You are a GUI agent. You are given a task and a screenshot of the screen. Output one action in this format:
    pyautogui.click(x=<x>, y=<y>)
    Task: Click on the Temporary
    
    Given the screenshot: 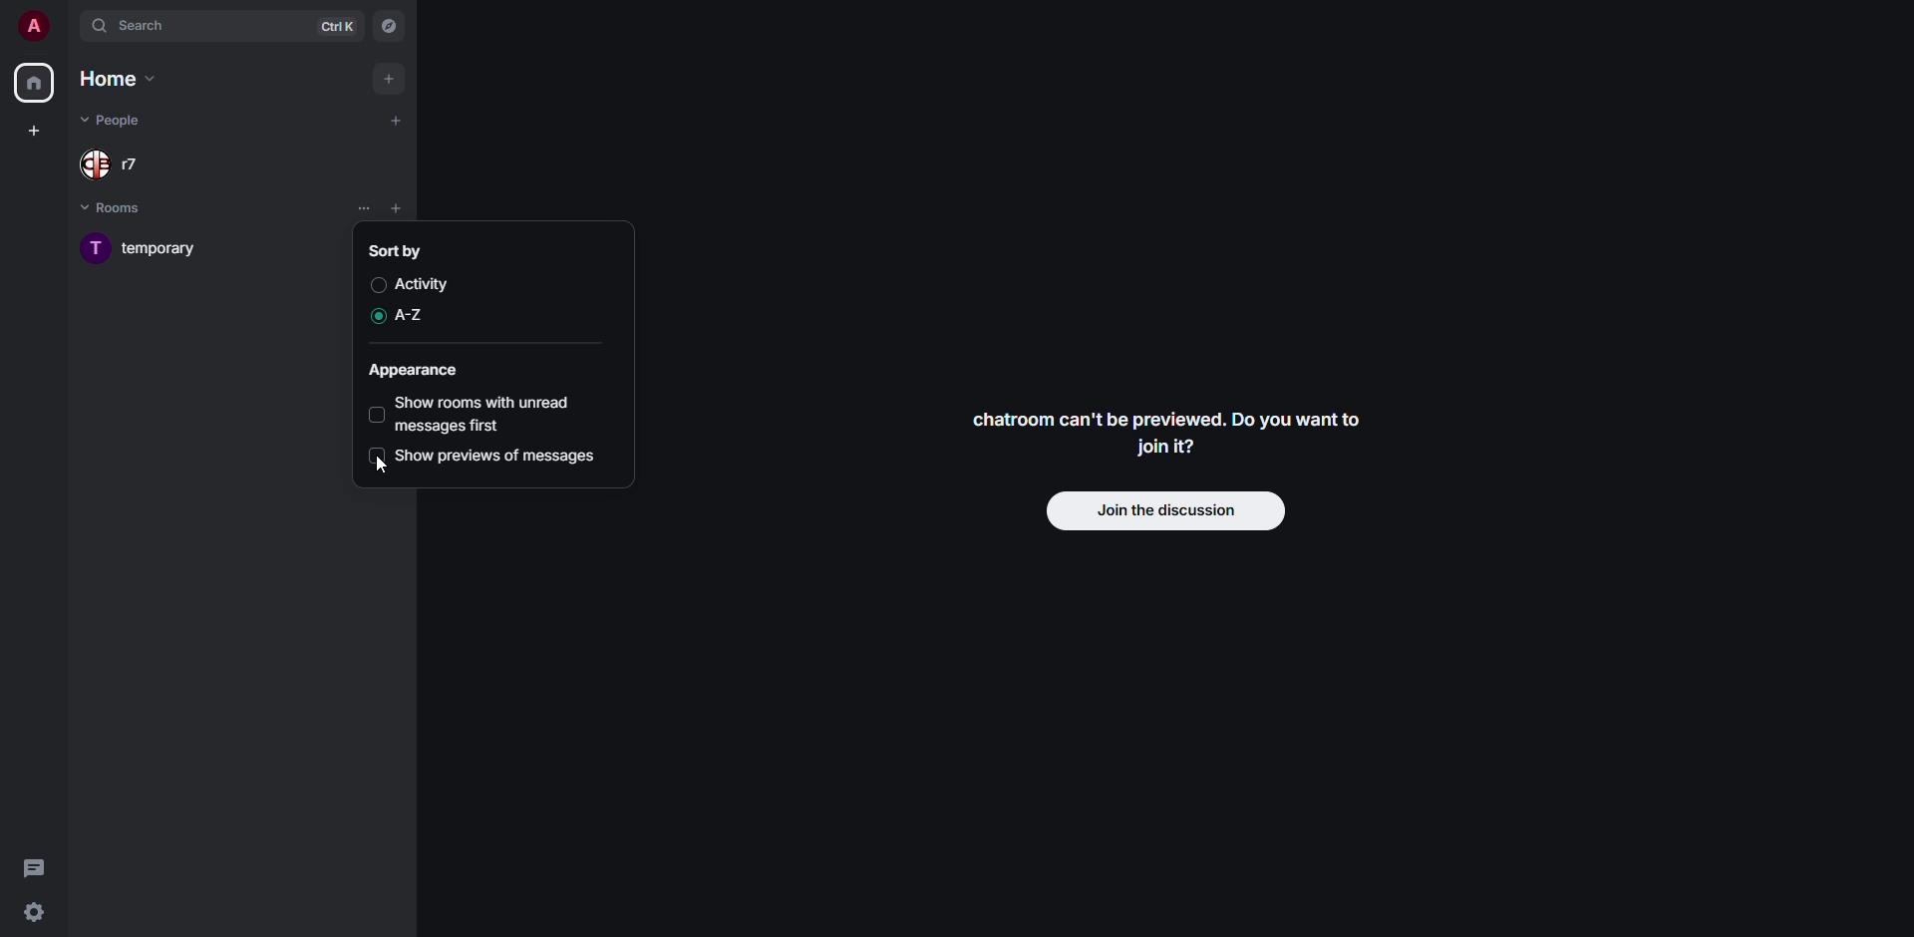 What is the action you would take?
    pyautogui.click(x=147, y=248)
    